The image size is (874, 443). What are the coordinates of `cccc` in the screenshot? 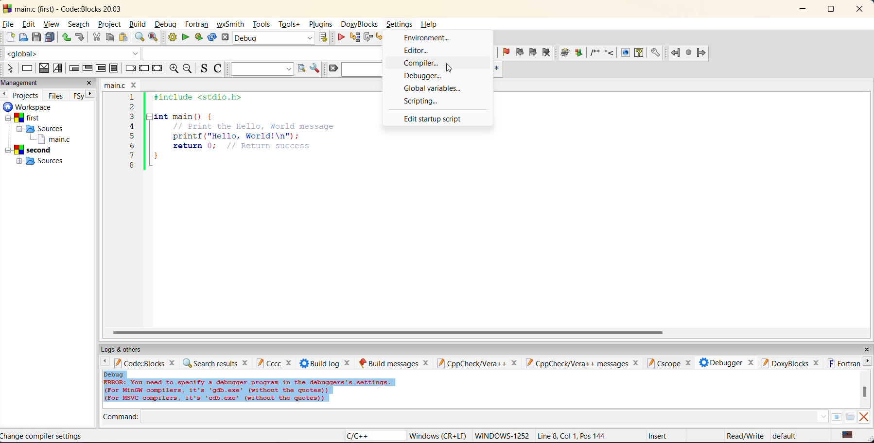 It's located at (274, 363).